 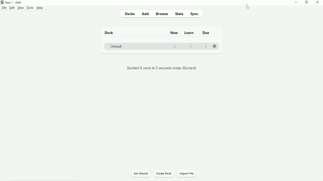 What do you see at coordinates (306, 2) in the screenshot?
I see `Restore down` at bounding box center [306, 2].